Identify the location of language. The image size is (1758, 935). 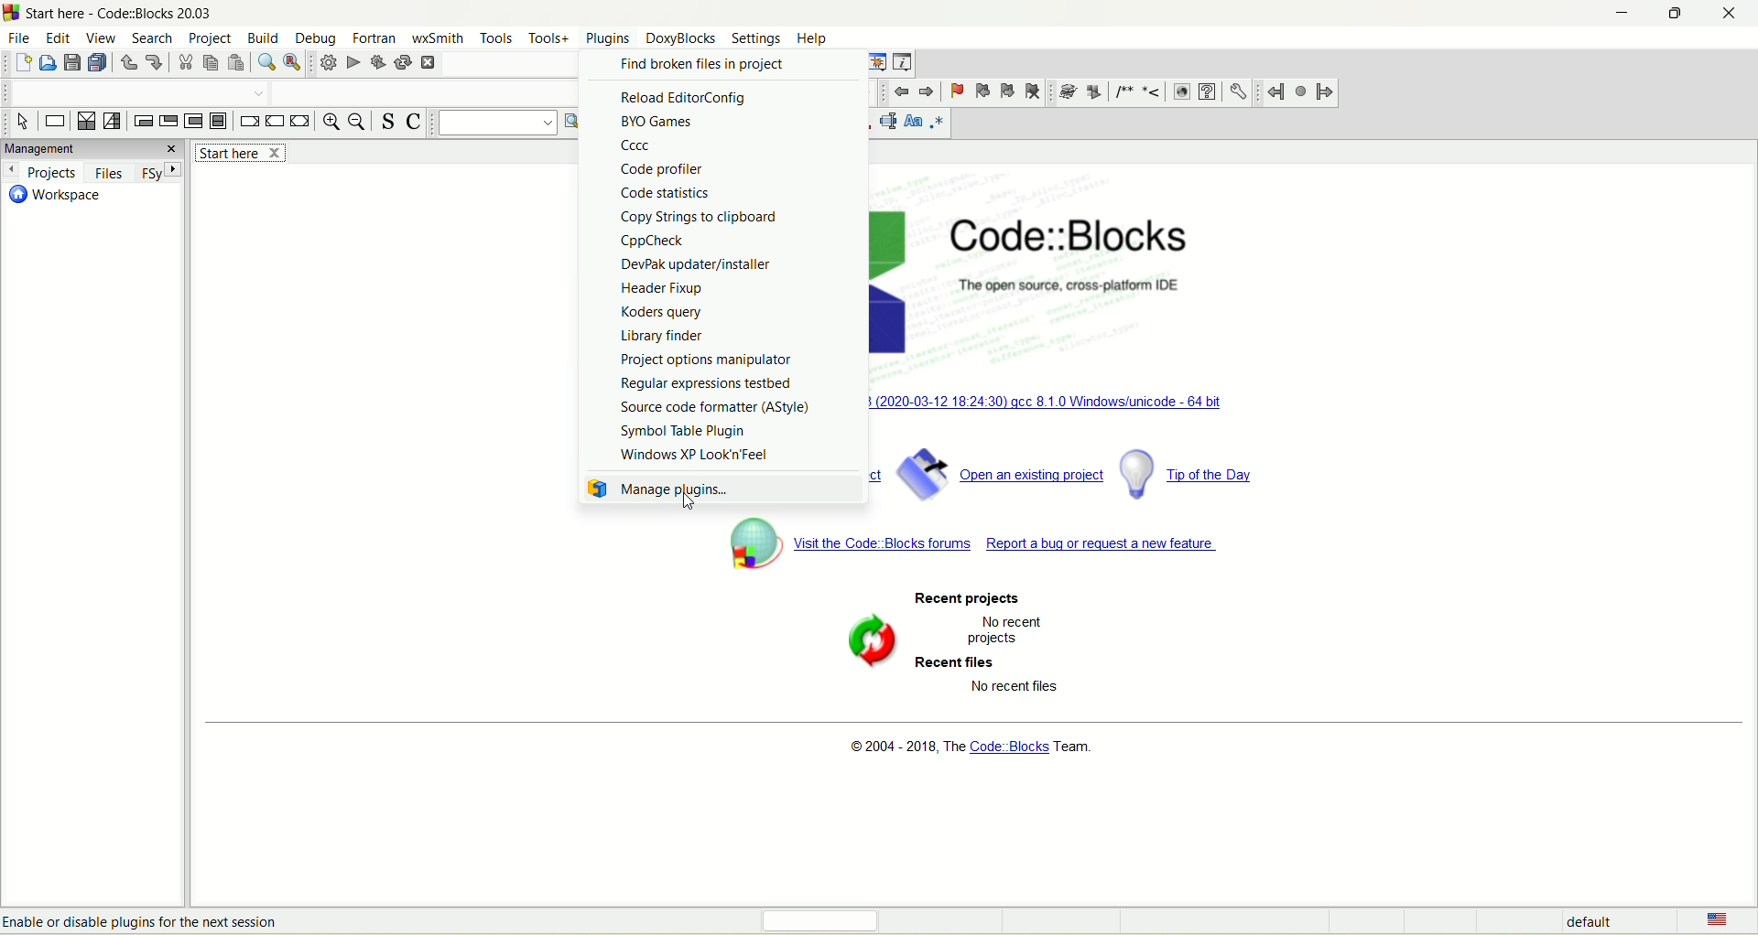
(1710, 921).